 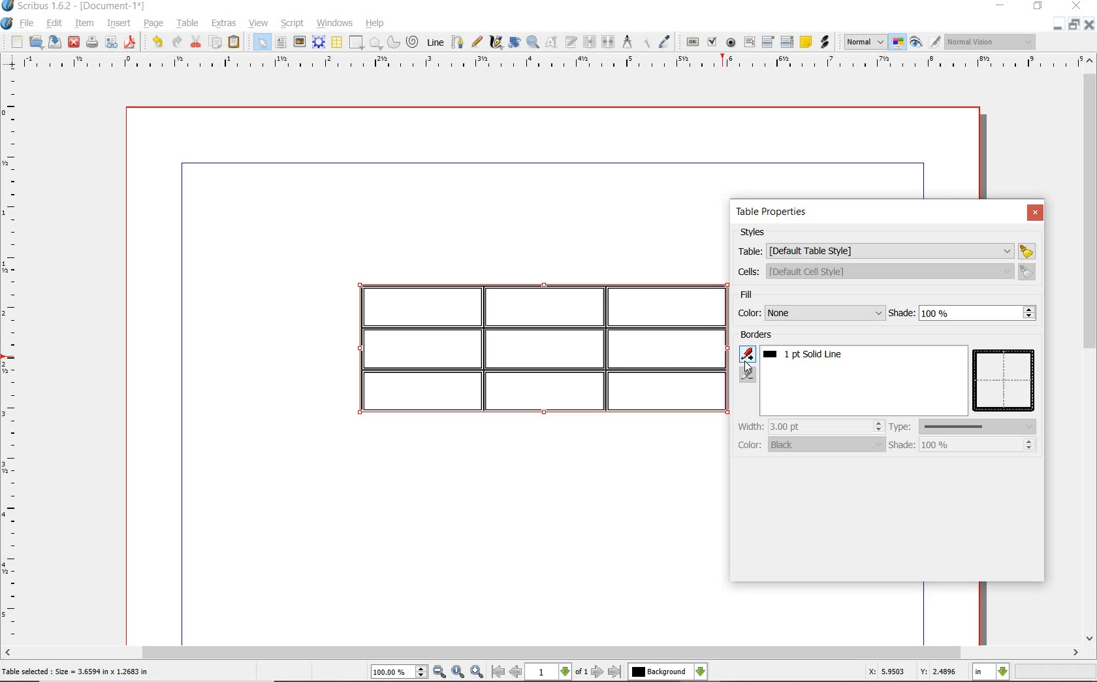 What do you see at coordinates (337, 43) in the screenshot?
I see `table` at bounding box center [337, 43].